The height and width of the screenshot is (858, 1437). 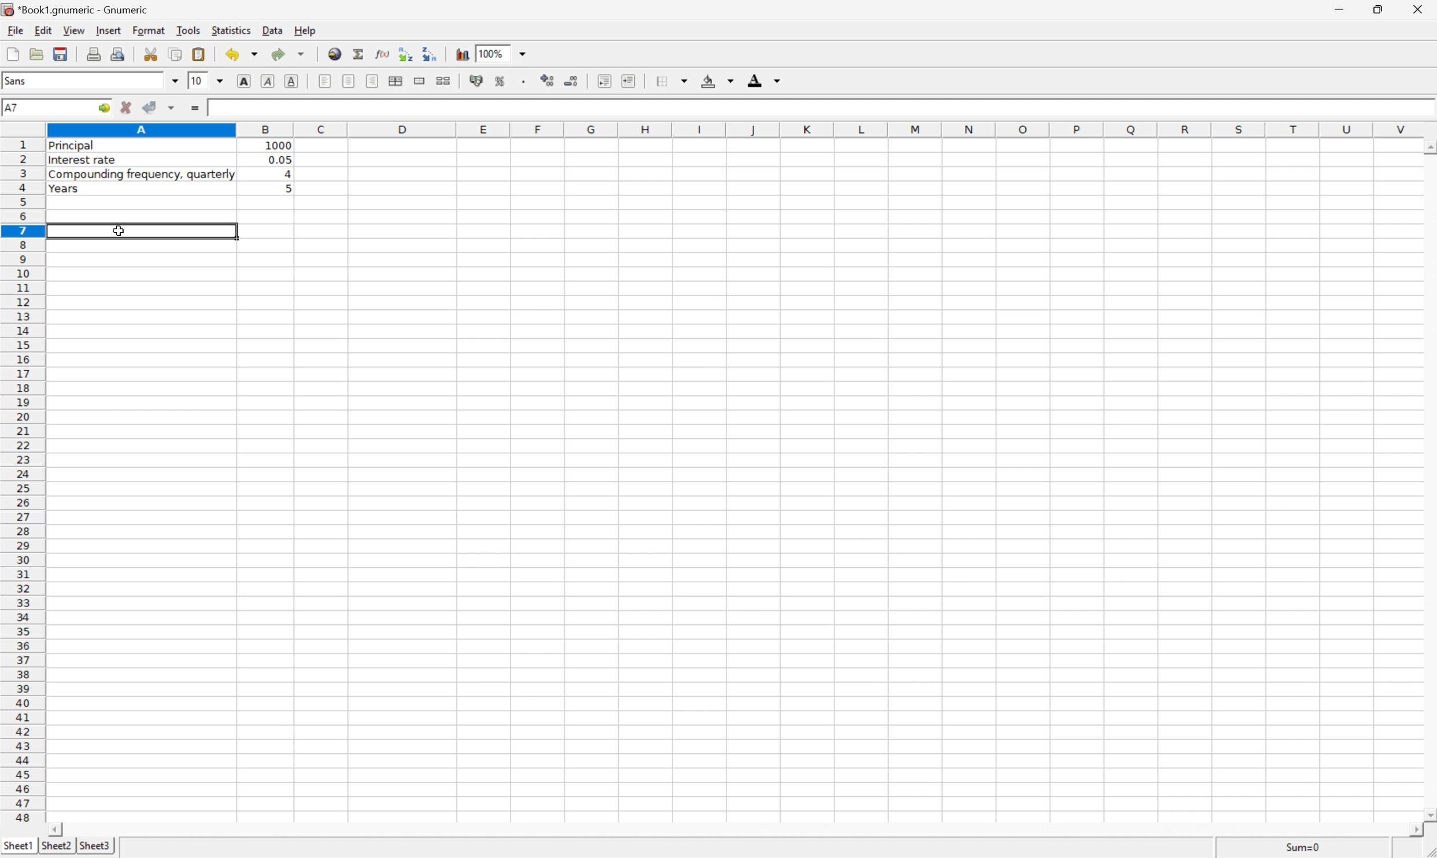 What do you see at coordinates (95, 845) in the screenshot?
I see `sheet3` at bounding box center [95, 845].